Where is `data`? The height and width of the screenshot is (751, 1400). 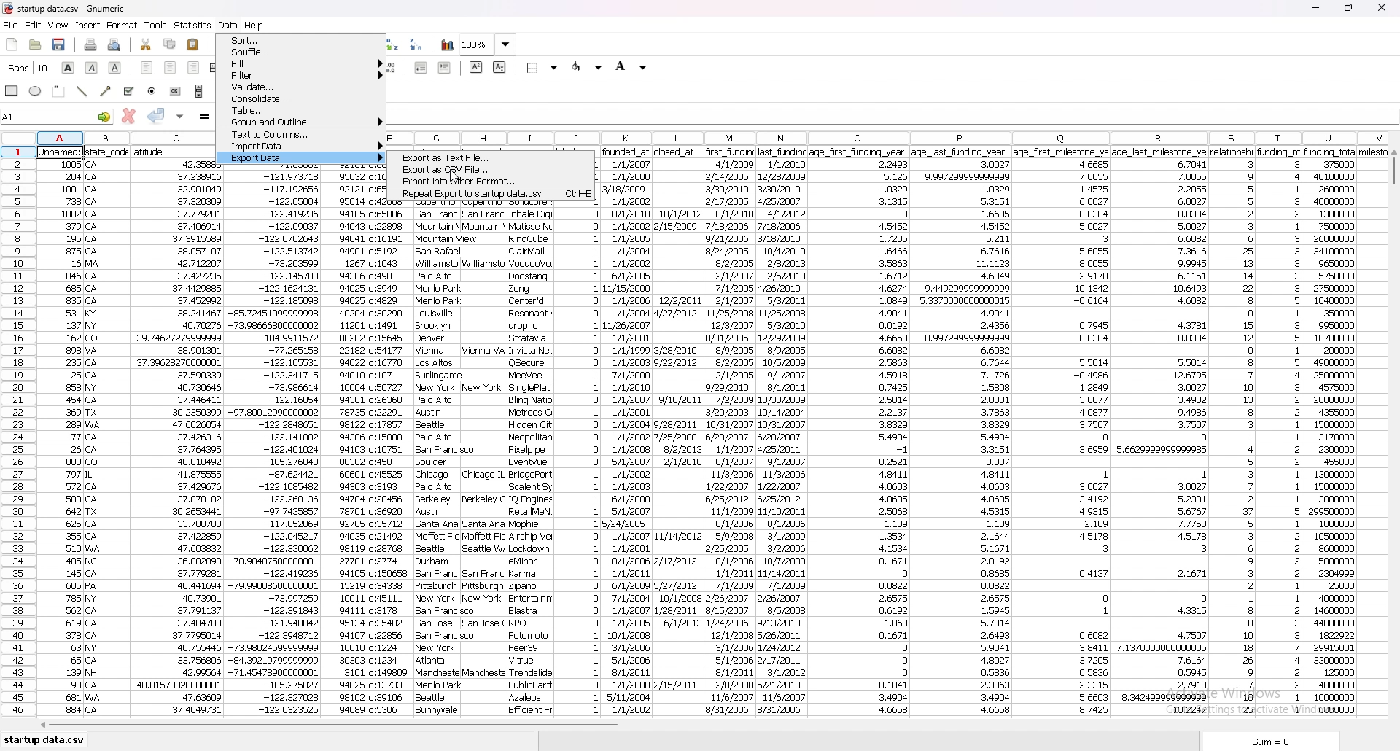 data is located at coordinates (1280, 429).